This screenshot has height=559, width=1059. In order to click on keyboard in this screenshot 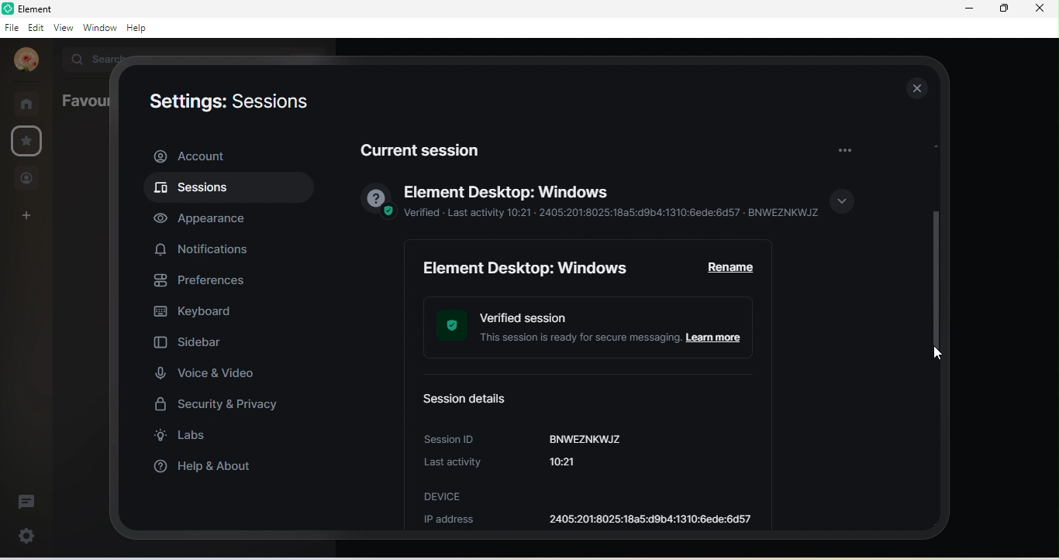, I will do `click(198, 314)`.